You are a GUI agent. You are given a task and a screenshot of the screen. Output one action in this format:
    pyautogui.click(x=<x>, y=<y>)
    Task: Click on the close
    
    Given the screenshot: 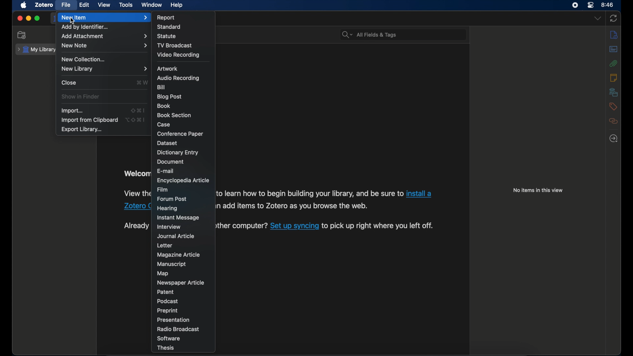 What is the action you would take?
    pyautogui.click(x=70, y=82)
    